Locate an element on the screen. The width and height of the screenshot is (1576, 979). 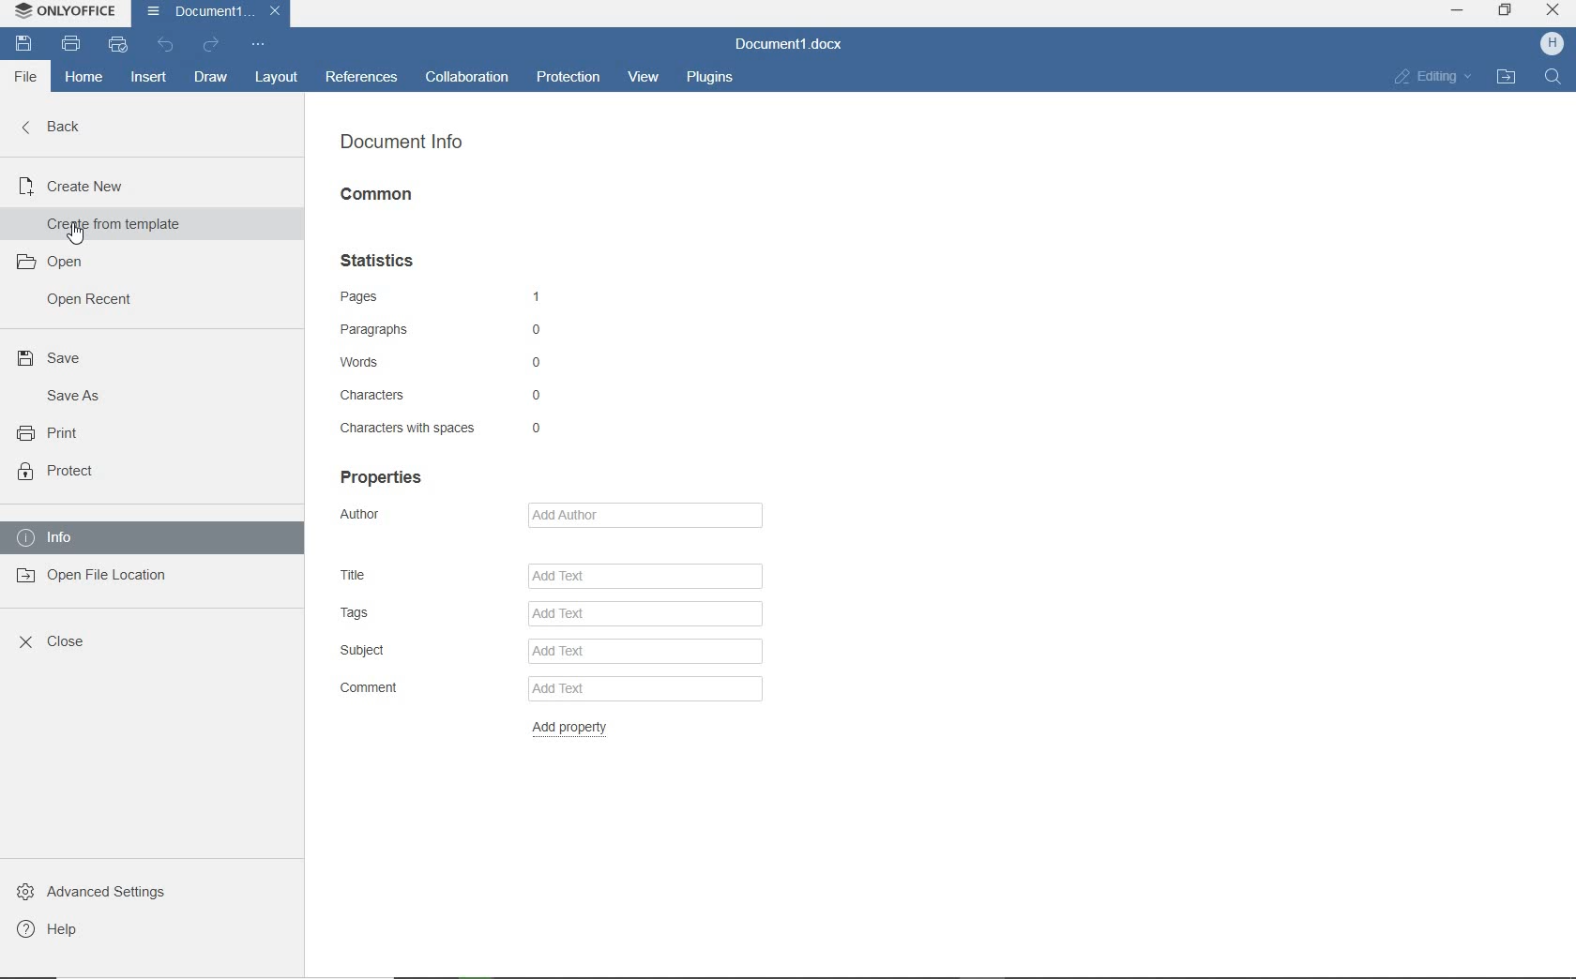
hp is located at coordinates (1551, 44).